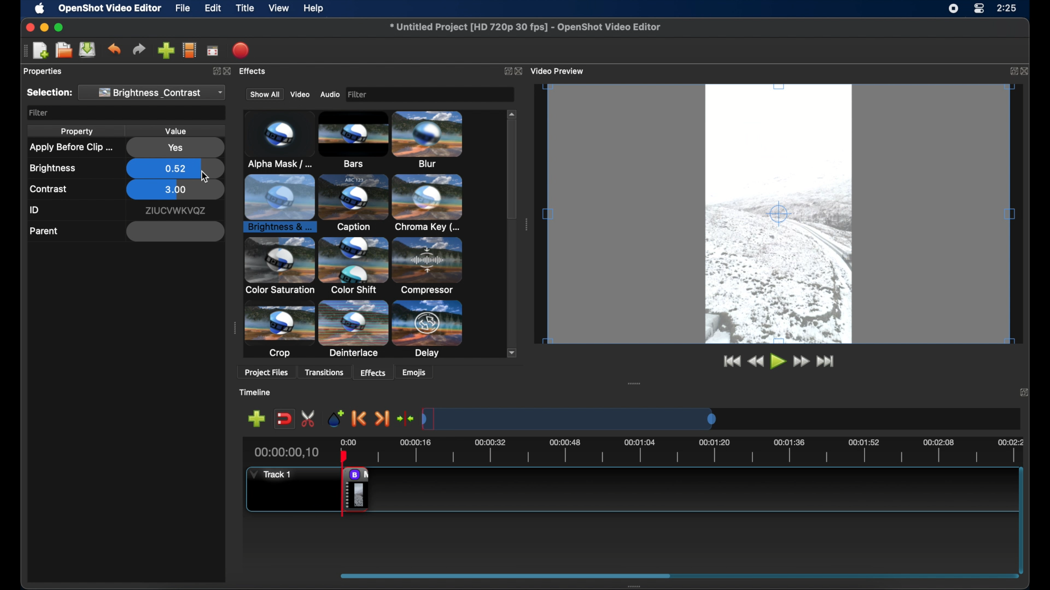 This screenshot has width=1050, height=590. Describe the element at coordinates (217, 72) in the screenshot. I see `expand` at that location.